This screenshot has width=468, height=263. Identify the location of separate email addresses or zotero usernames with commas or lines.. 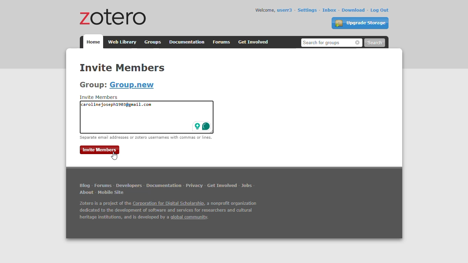
(146, 137).